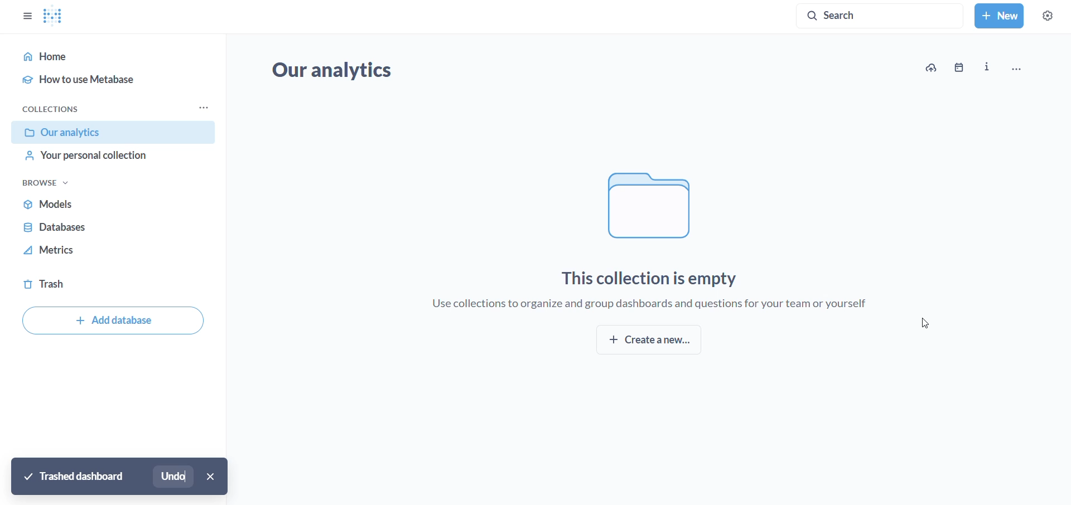 This screenshot has height=505, width=1071. Describe the element at coordinates (103, 56) in the screenshot. I see `home` at that location.